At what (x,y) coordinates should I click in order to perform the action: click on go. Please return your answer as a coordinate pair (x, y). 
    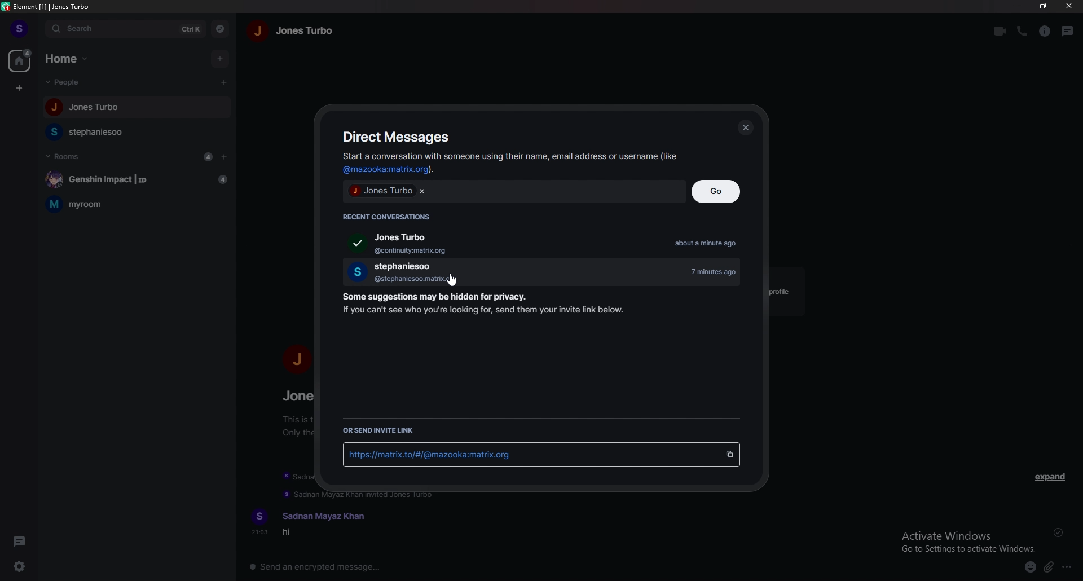
    Looking at the image, I should click on (719, 191).